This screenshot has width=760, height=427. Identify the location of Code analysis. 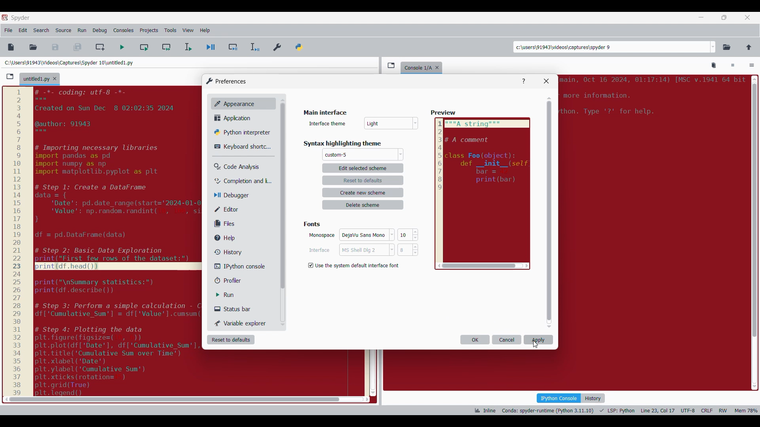
(236, 167).